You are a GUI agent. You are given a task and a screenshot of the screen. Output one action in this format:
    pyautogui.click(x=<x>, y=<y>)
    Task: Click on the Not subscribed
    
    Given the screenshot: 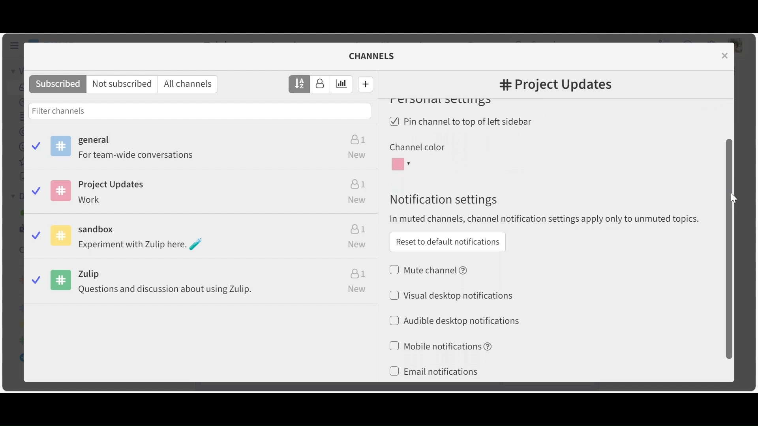 What is the action you would take?
    pyautogui.click(x=124, y=84)
    